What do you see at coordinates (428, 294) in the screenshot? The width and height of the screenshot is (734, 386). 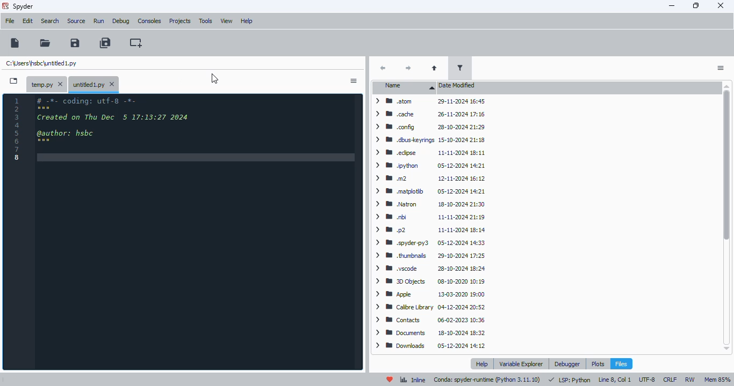 I see `> WW Apple 13-03-2020 19:00` at bounding box center [428, 294].